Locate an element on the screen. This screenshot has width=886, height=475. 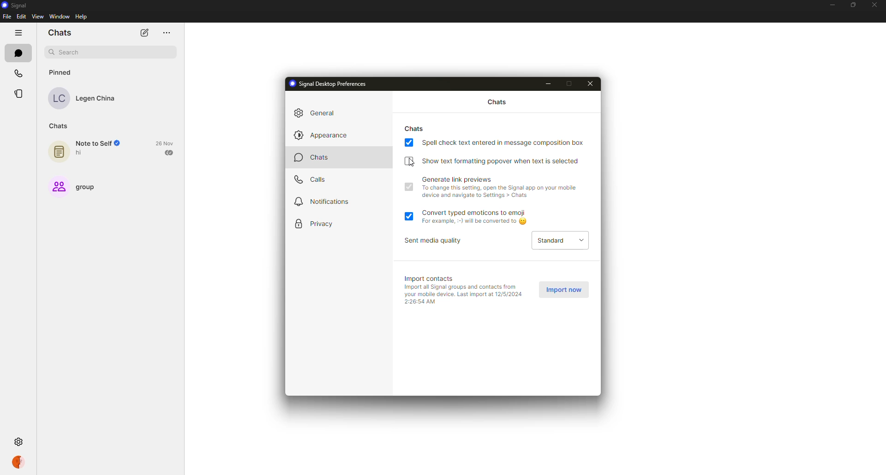
group is located at coordinates (77, 185).